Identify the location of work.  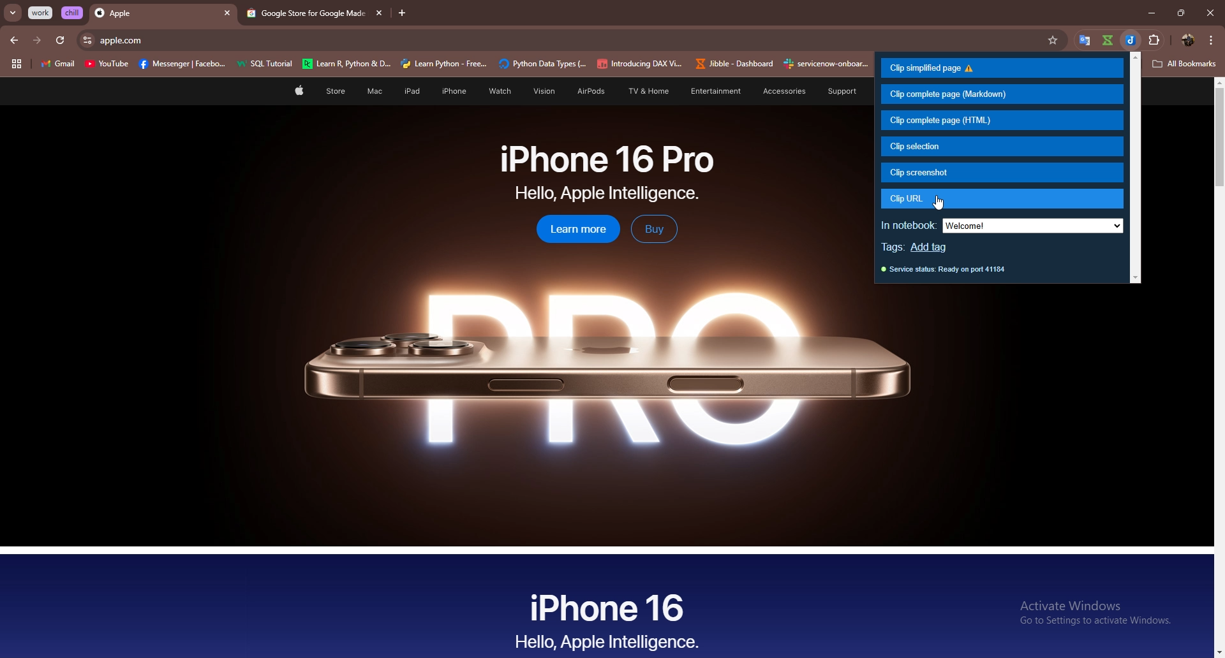
(41, 13).